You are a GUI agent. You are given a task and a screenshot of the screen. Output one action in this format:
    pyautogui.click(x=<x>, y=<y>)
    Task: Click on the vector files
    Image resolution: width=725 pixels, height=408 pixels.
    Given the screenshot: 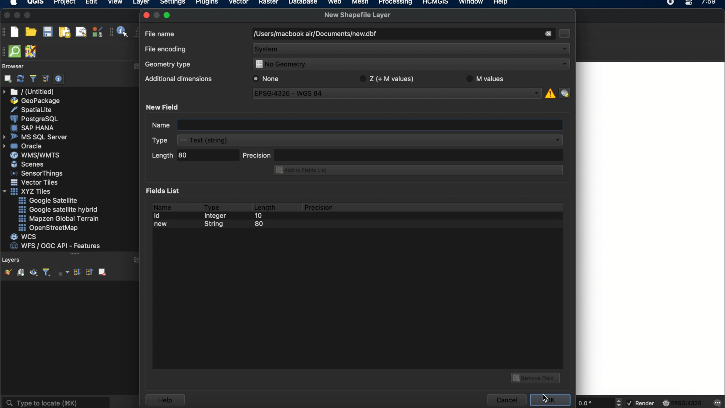 What is the action you would take?
    pyautogui.click(x=35, y=182)
    